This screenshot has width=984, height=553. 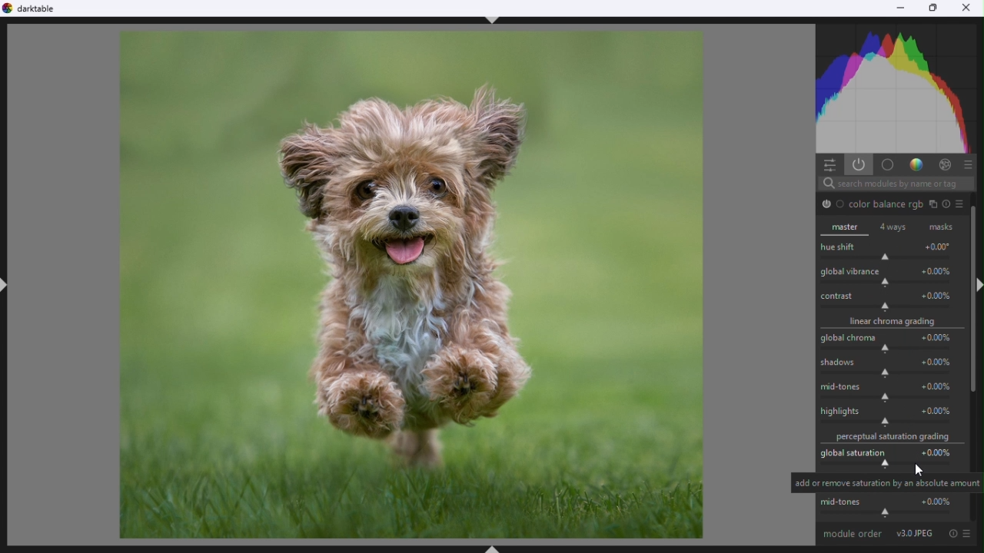 I want to click on preset, so click(x=968, y=537).